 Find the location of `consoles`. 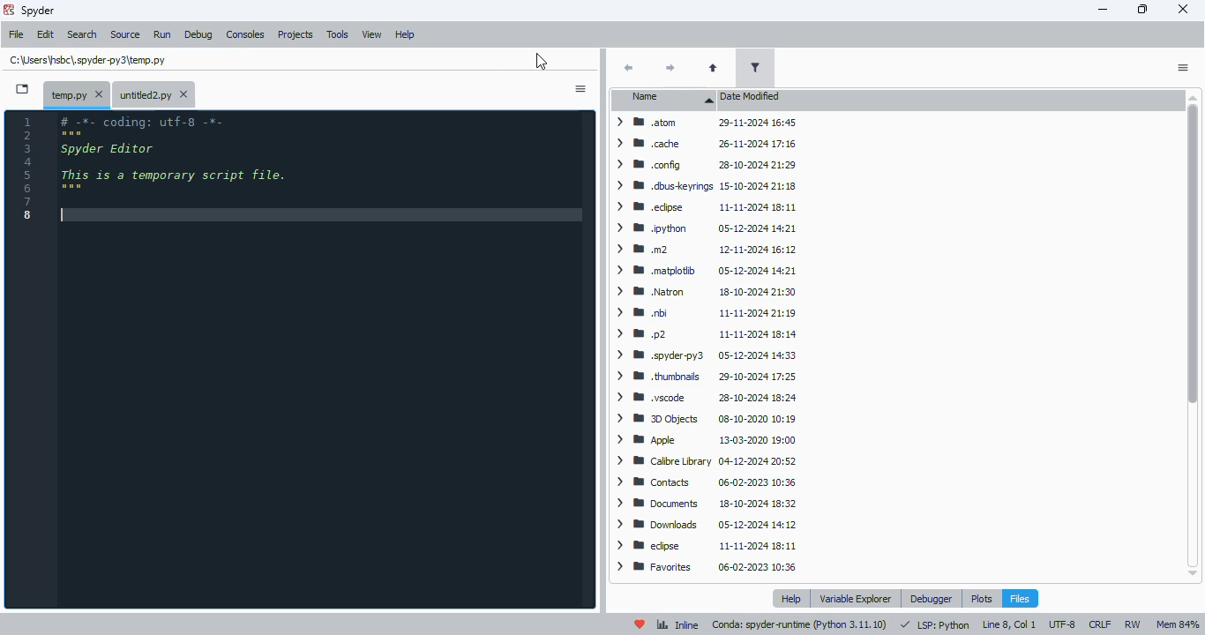

consoles is located at coordinates (245, 34).